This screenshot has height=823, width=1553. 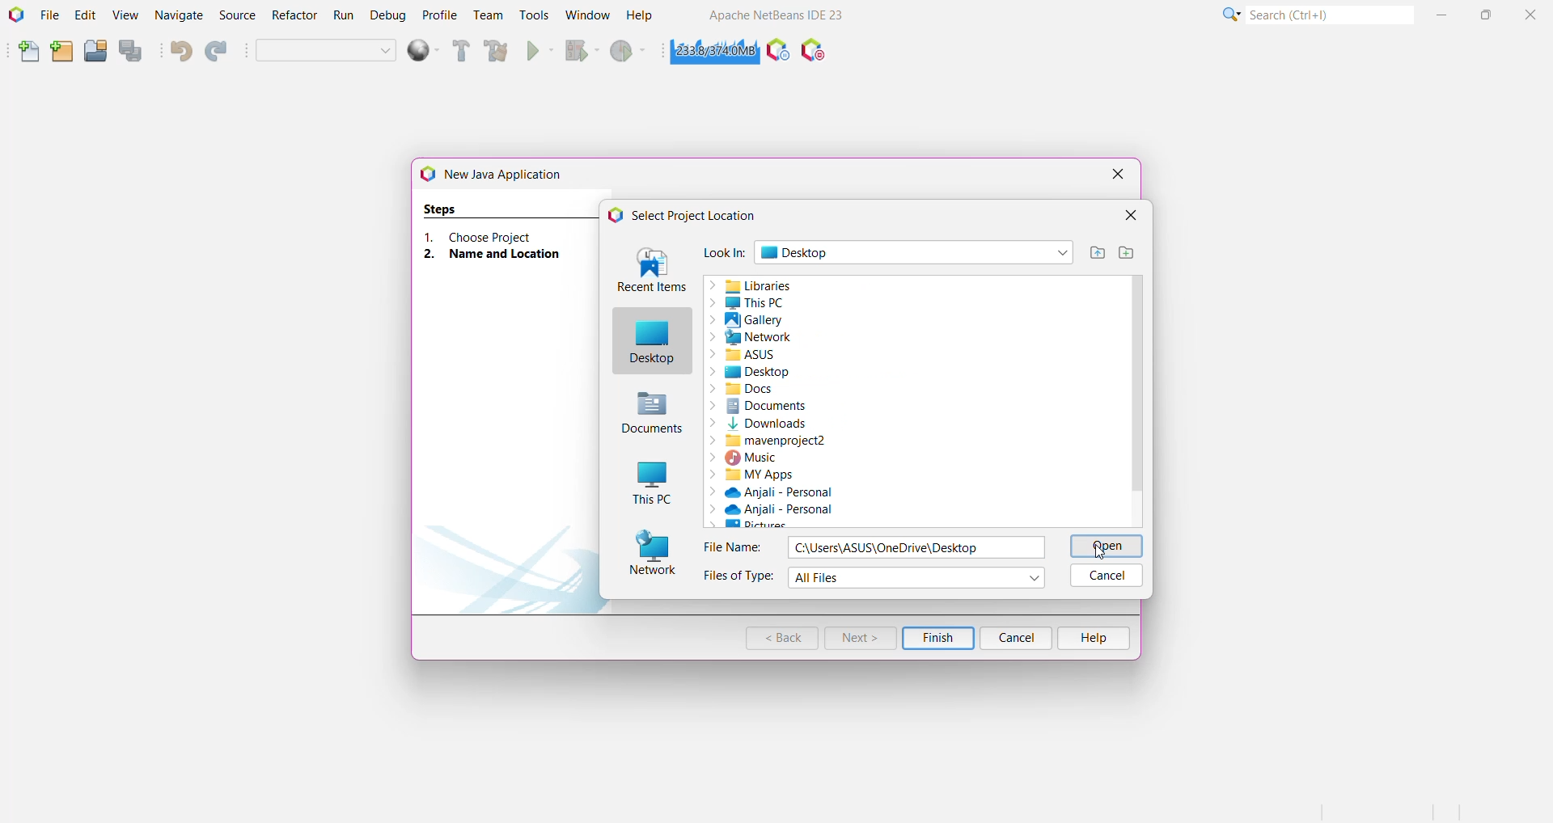 I want to click on Refractor, so click(x=293, y=15).